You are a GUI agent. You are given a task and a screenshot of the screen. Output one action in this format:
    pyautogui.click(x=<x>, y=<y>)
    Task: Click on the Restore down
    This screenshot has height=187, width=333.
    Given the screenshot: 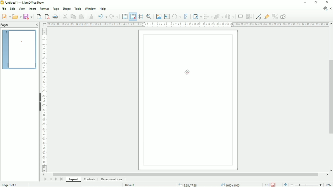 What is the action you would take?
    pyautogui.click(x=316, y=2)
    